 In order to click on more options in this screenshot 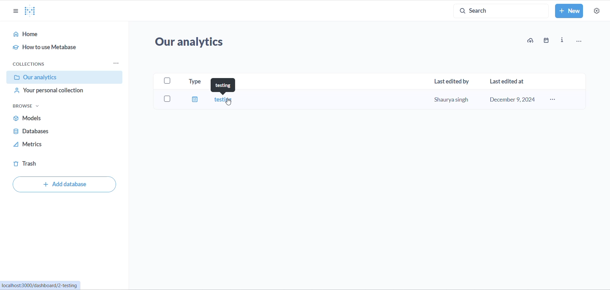, I will do `click(553, 100)`.